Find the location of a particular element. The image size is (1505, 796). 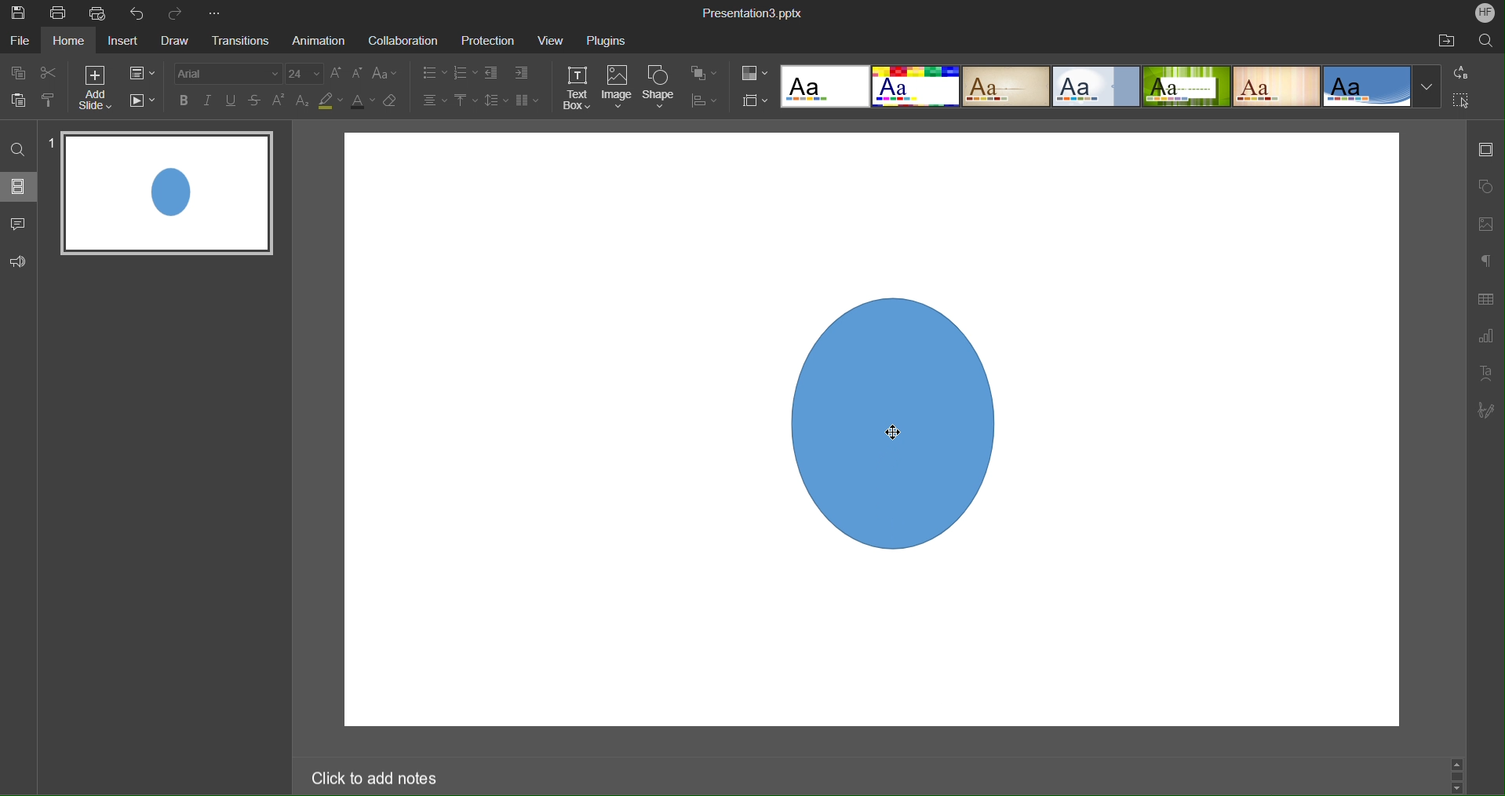

Home is located at coordinates (70, 41).